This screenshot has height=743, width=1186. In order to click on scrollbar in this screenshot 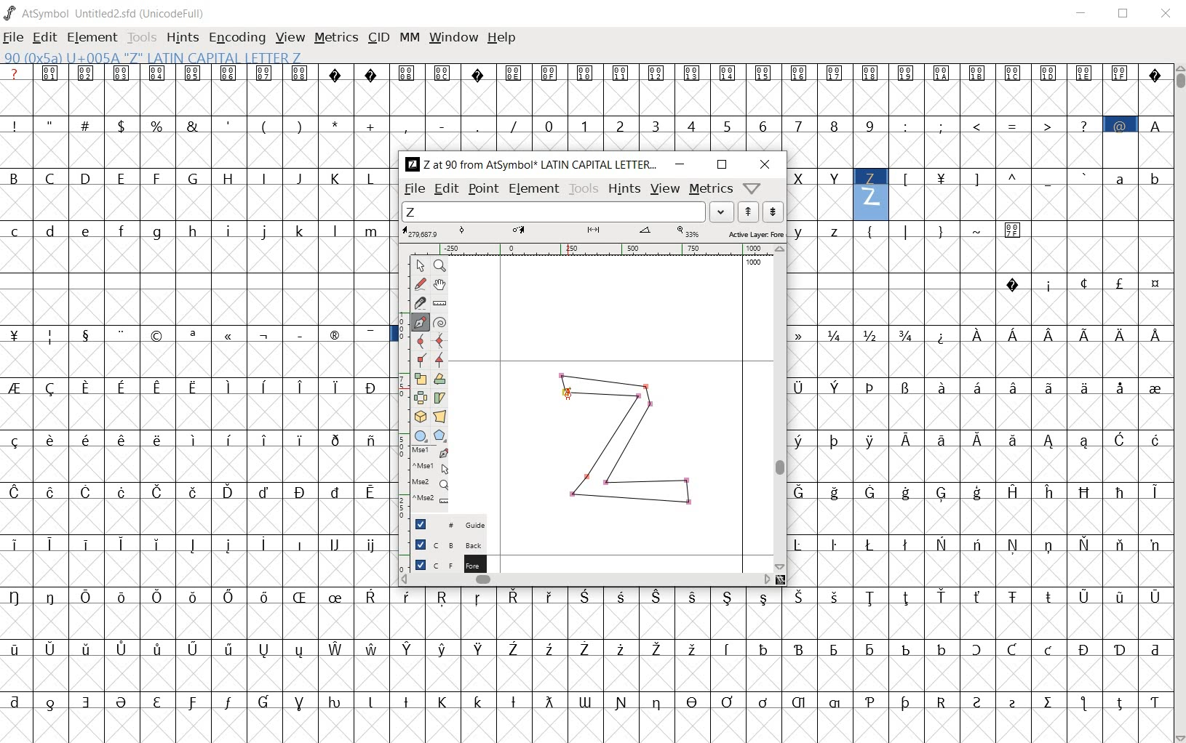, I will do `click(779, 408)`.